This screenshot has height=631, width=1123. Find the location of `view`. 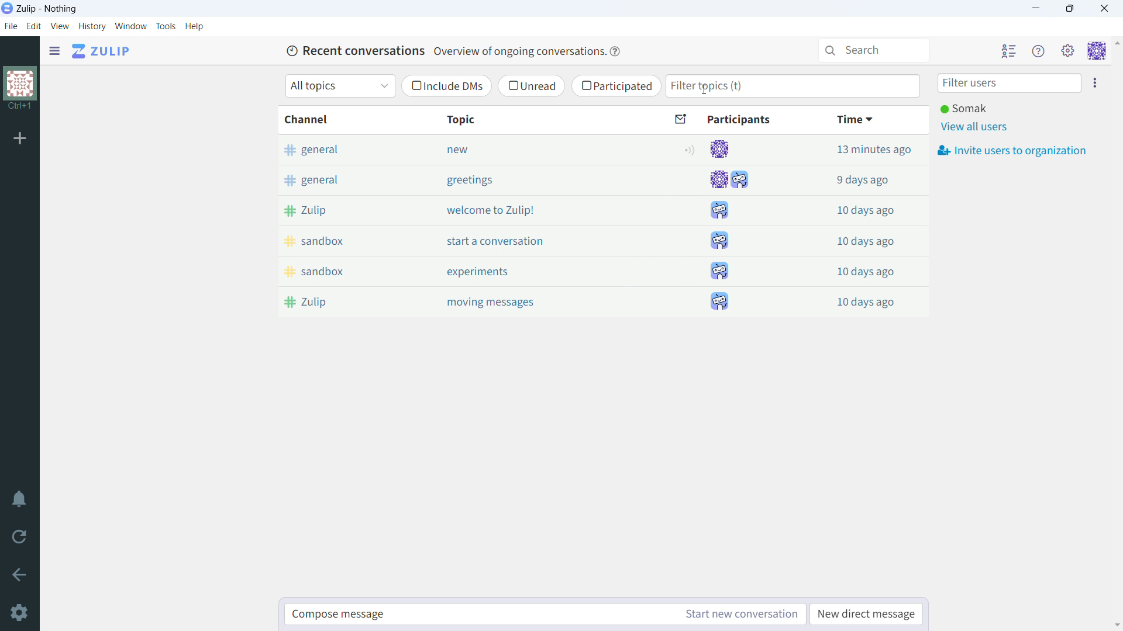

view is located at coordinates (59, 26).